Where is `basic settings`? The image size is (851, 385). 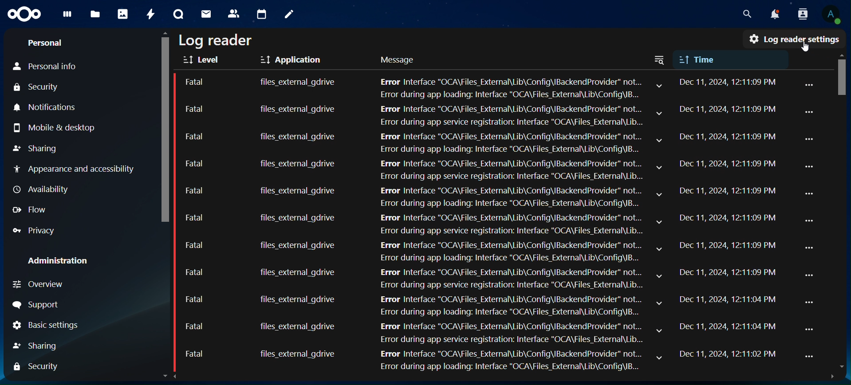
basic settings is located at coordinates (46, 325).